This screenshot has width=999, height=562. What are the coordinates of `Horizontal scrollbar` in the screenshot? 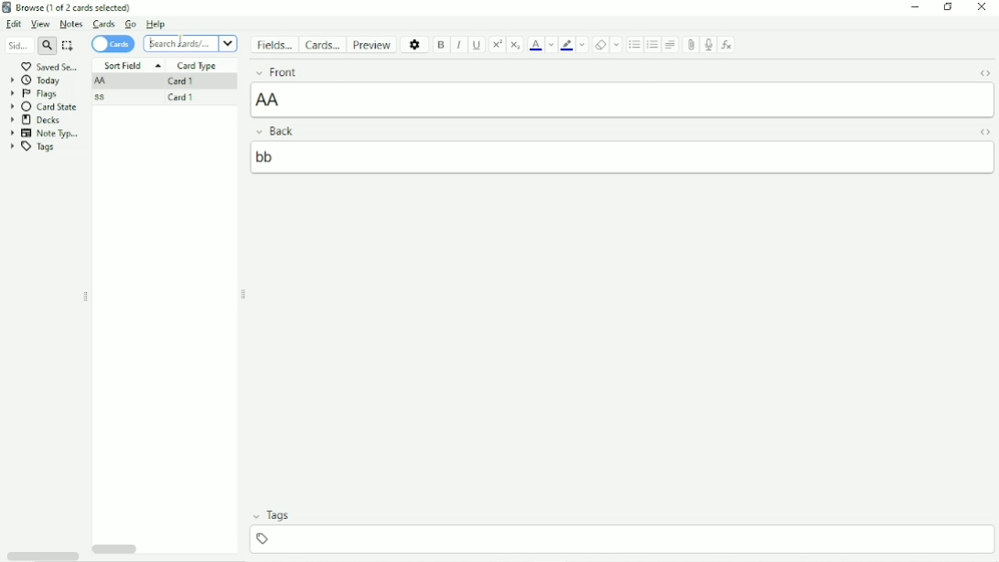 It's located at (114, 550).